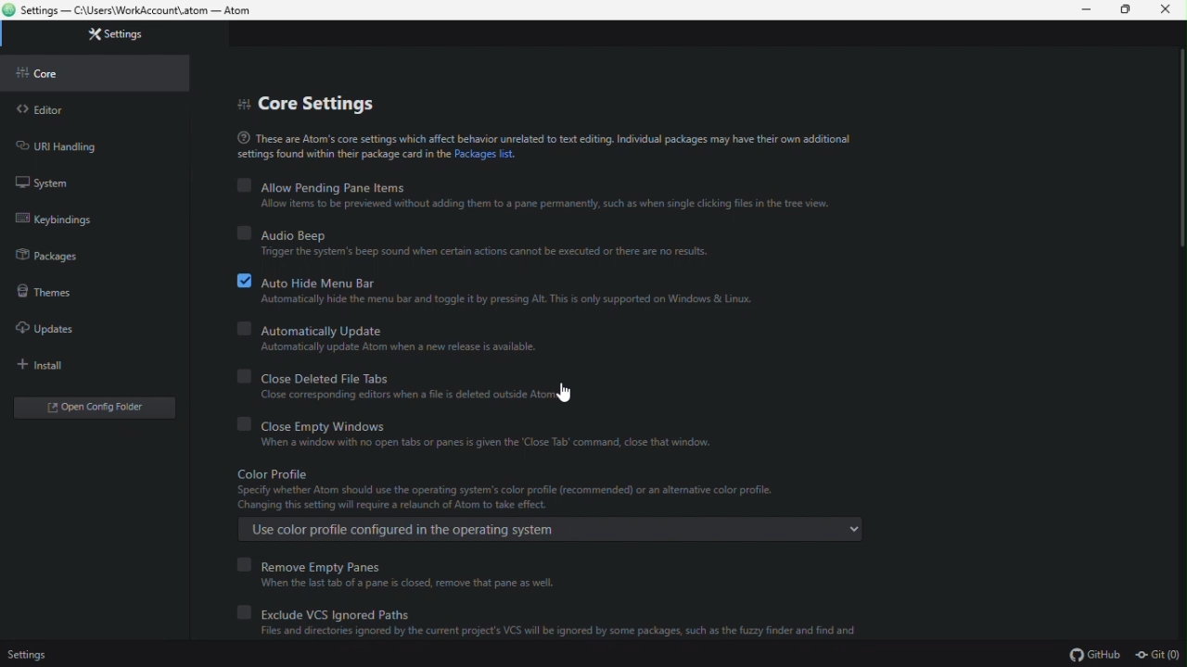 This screenshot has width=1187, height=667. I want to click on atom logo, so click(9, 9).